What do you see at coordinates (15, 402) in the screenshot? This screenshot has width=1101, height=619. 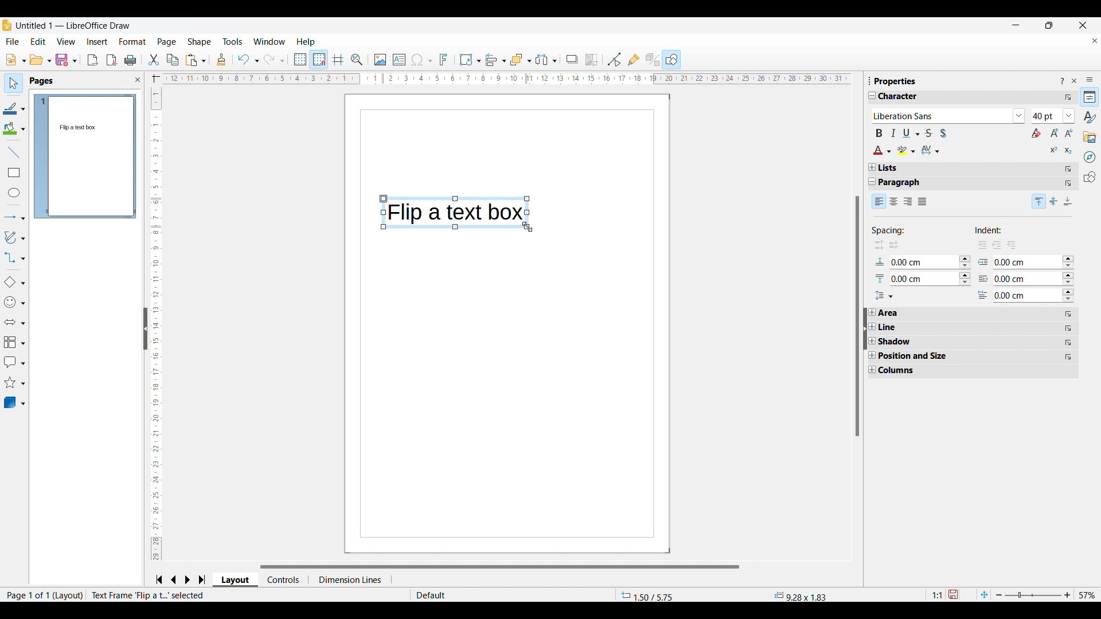 I see `3D object options ` at bounding box center [15, 402].